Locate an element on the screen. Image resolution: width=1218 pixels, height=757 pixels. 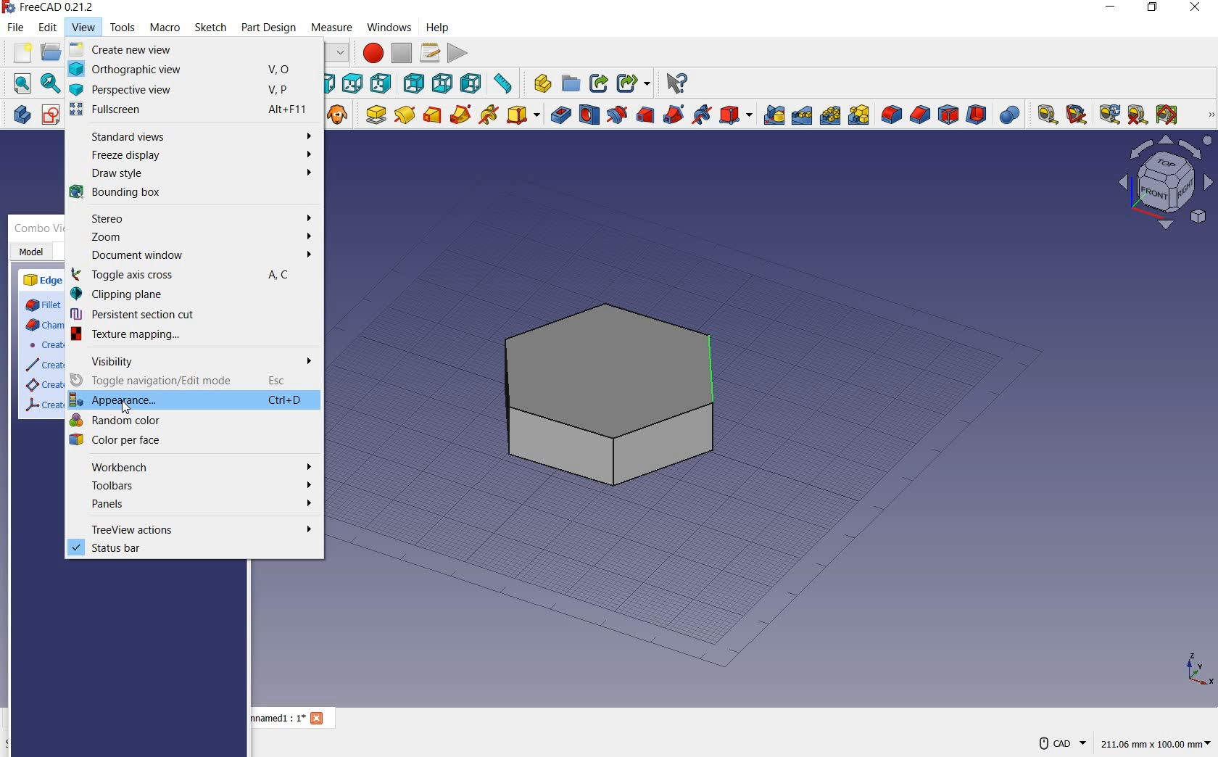
subtractive helix is located at coordinates (702, 116).